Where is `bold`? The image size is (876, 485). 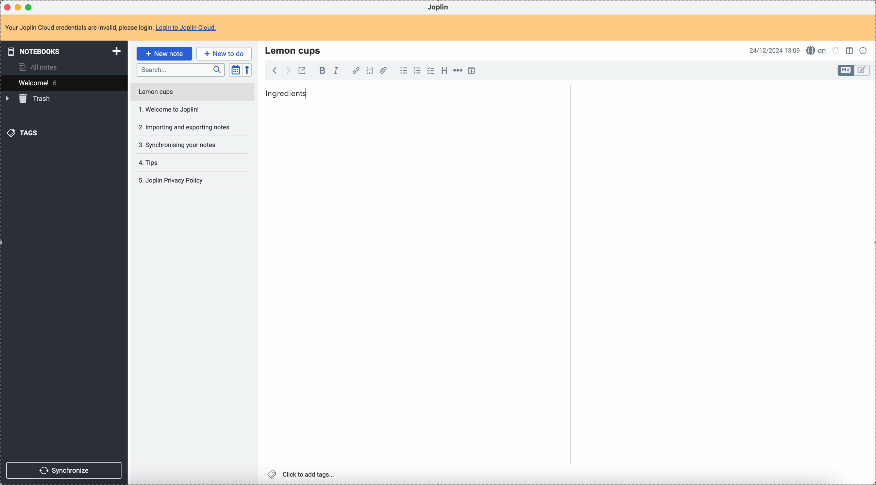 bold is located at coordinates (320, 71).